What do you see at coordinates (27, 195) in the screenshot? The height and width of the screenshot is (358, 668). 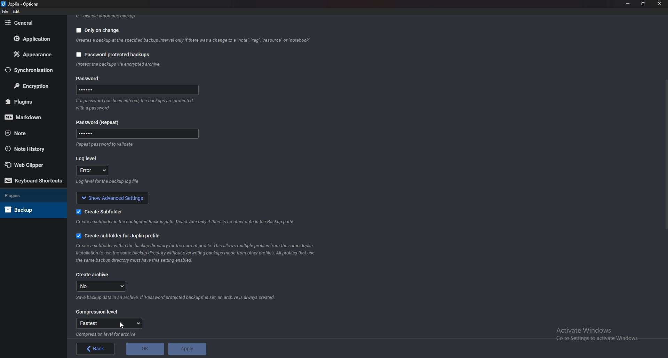 I see `Plugins` at bounding box center [27, 195].